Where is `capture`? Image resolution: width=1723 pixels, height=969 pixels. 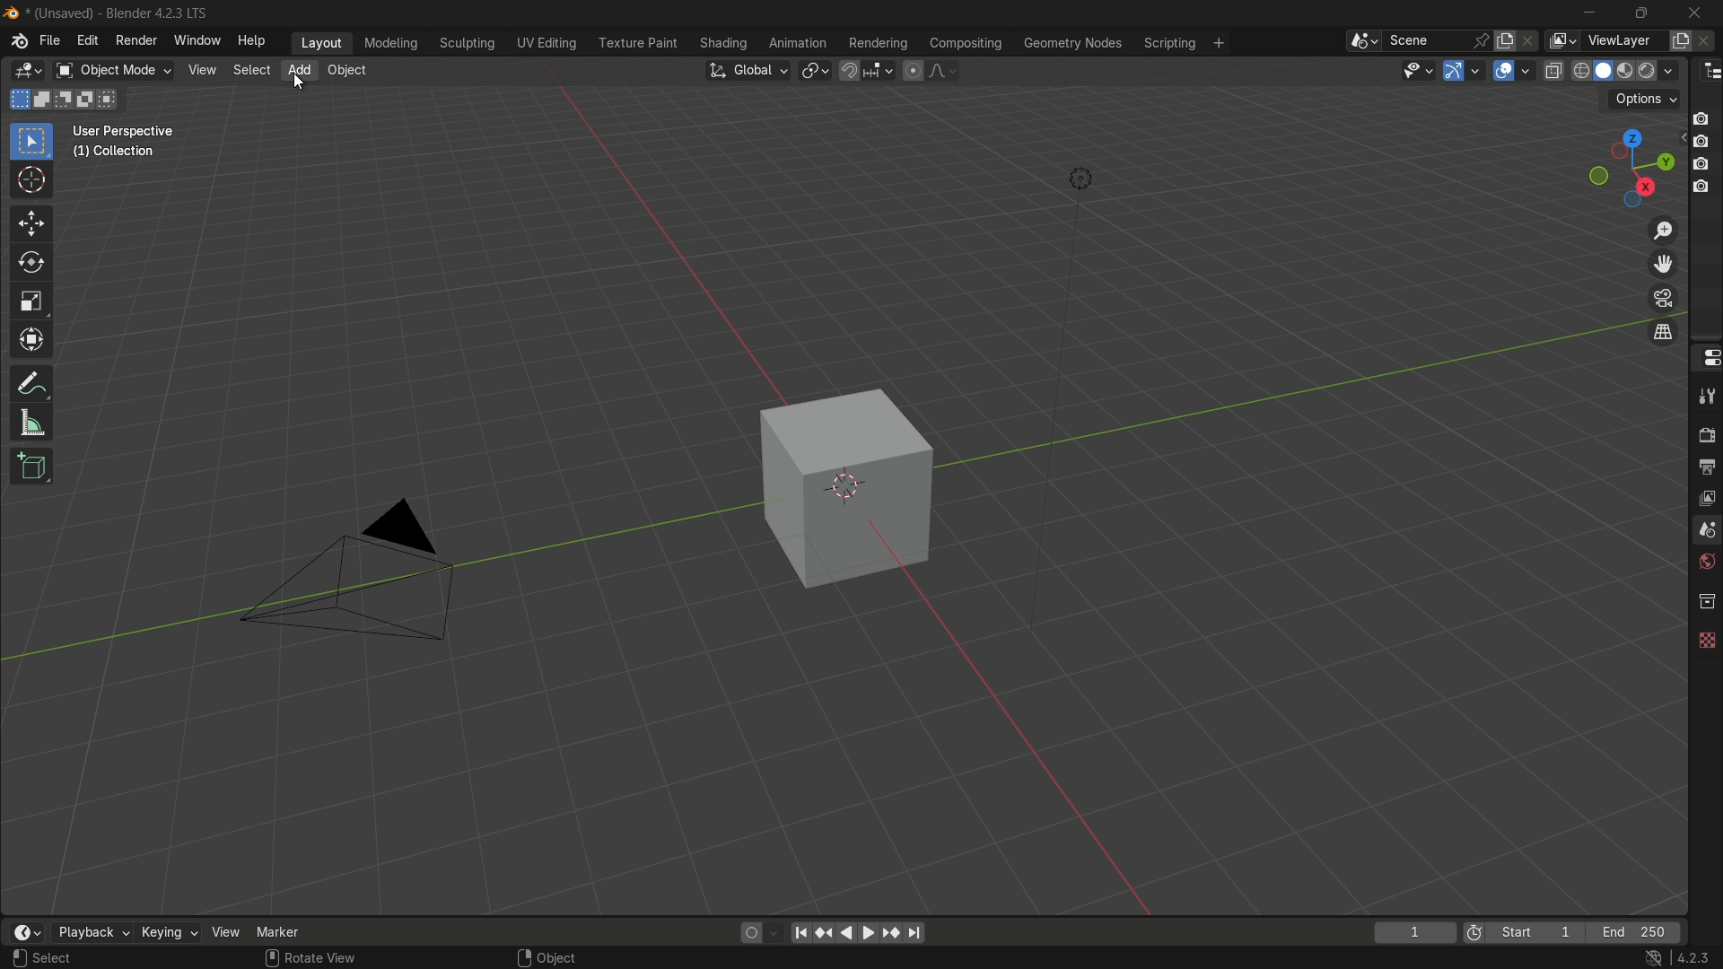 capture is located at coordinates (1703, 164).